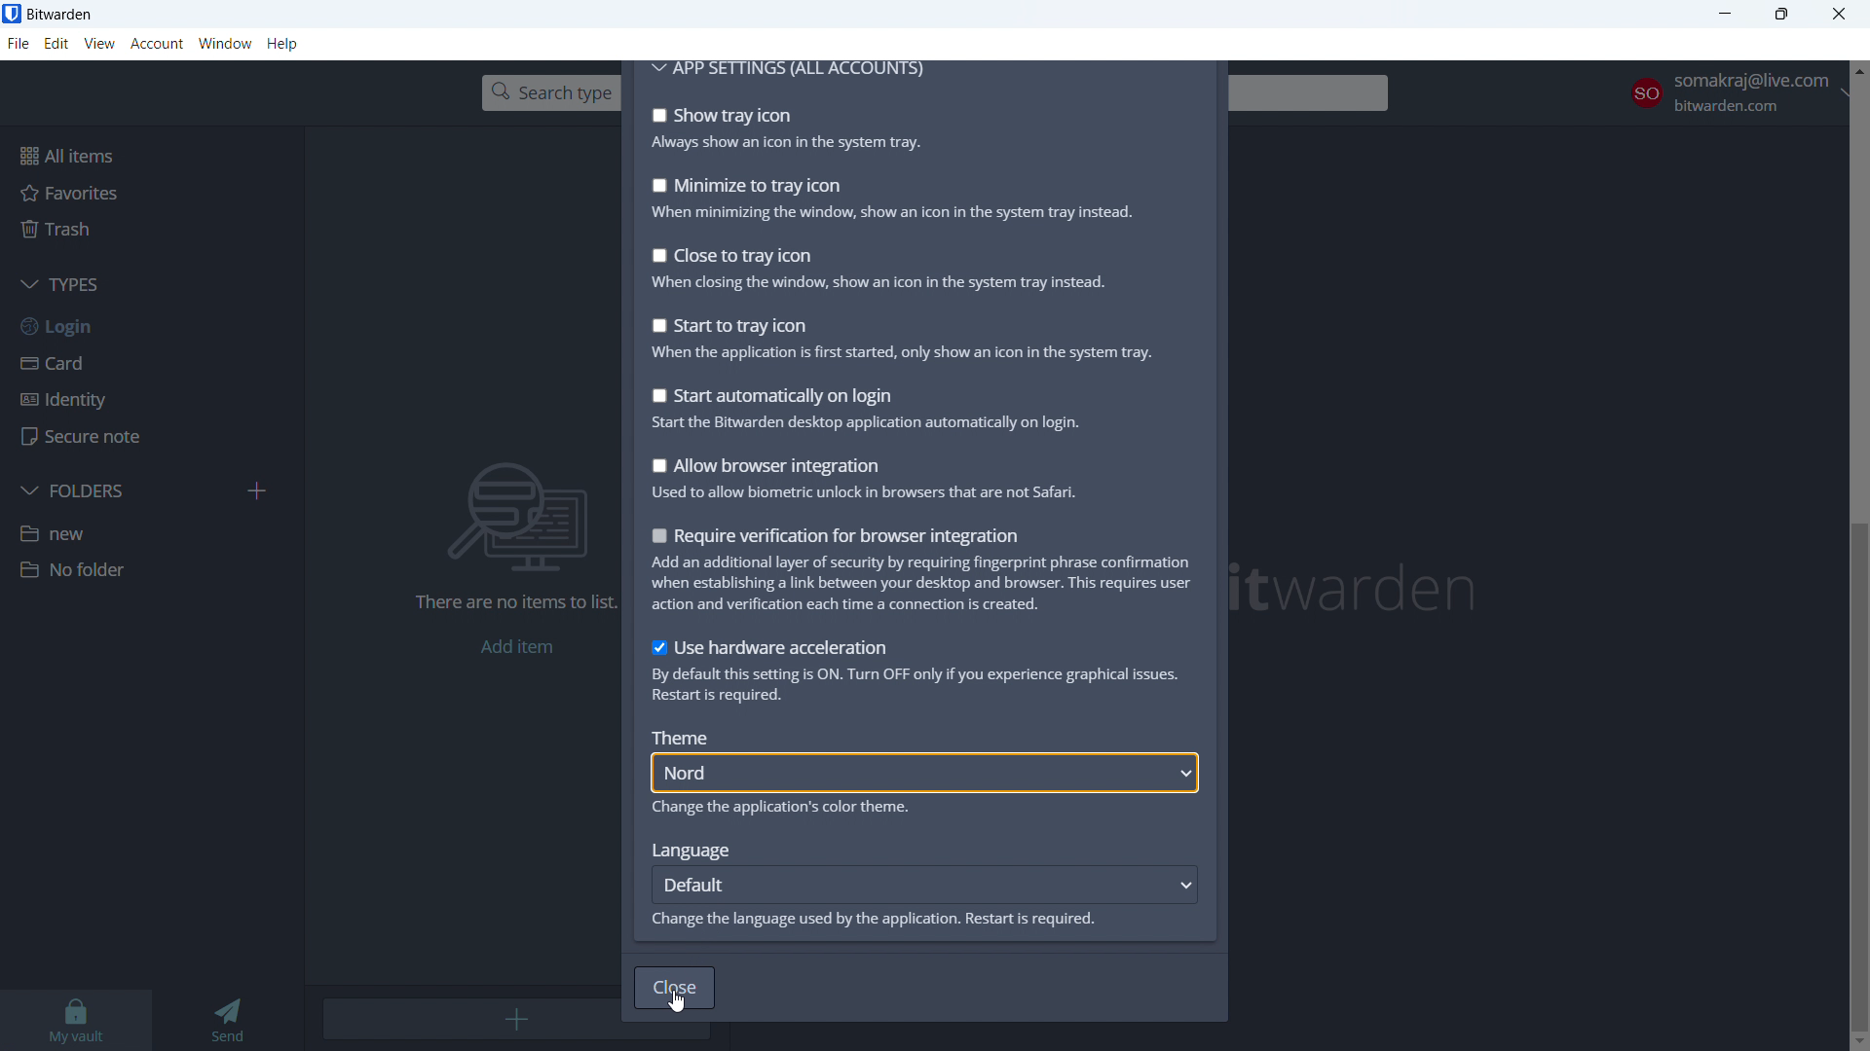  Describe the element at coordinates (469, 1017) in the screenshot. I see `add item` at that location.